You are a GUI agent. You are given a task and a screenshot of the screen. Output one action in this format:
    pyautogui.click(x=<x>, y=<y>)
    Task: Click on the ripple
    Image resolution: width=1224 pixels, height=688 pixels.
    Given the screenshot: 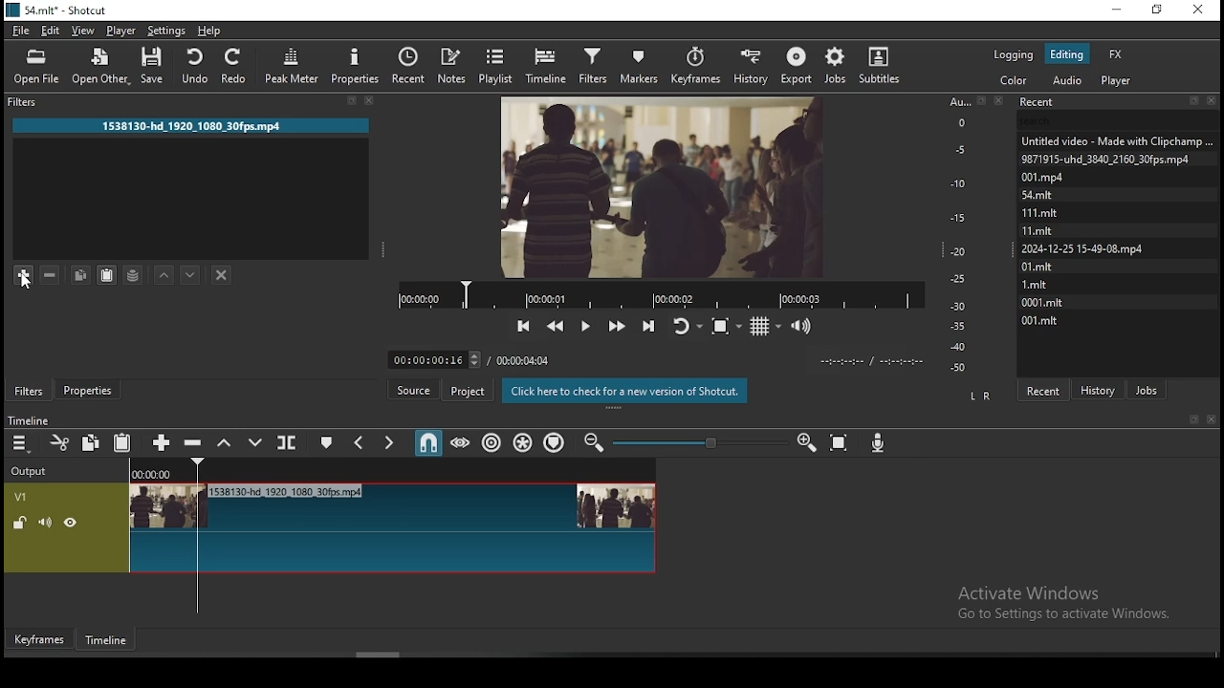 What is the action you would take?
    pyautogui.click(x=493, y=444)
    